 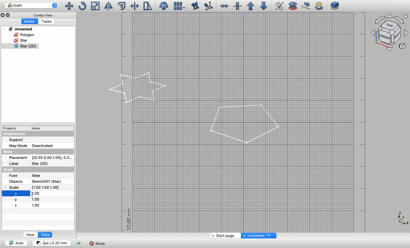 What do you see at coordinates (13, 169) in the screenshot?
I see `Draft` at bounding box center [13, 169].